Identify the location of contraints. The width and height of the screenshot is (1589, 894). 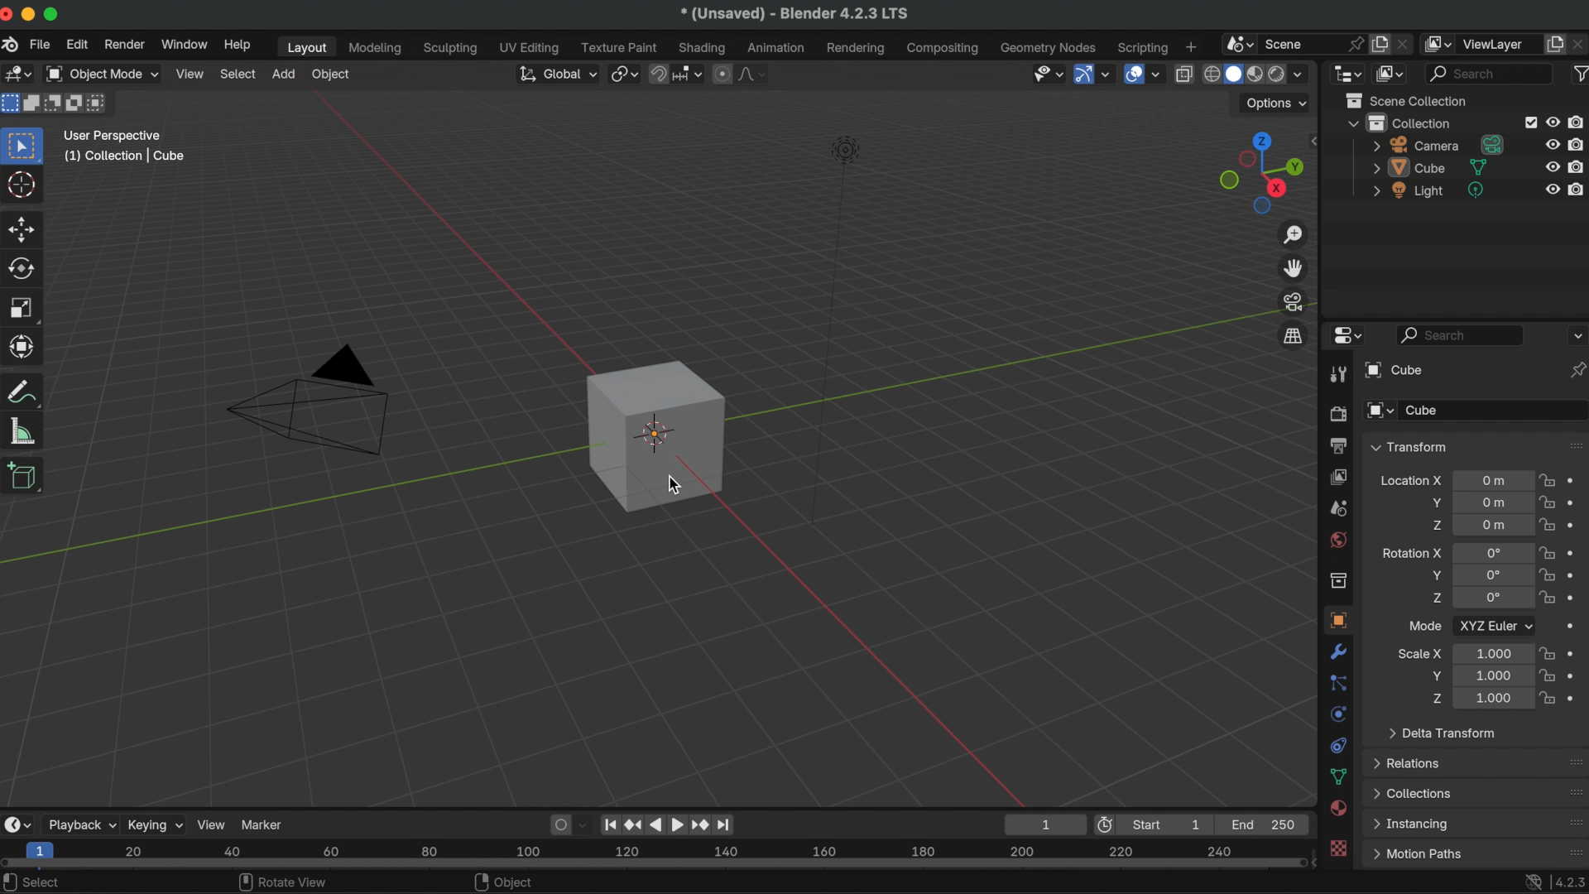
(1337, 743).